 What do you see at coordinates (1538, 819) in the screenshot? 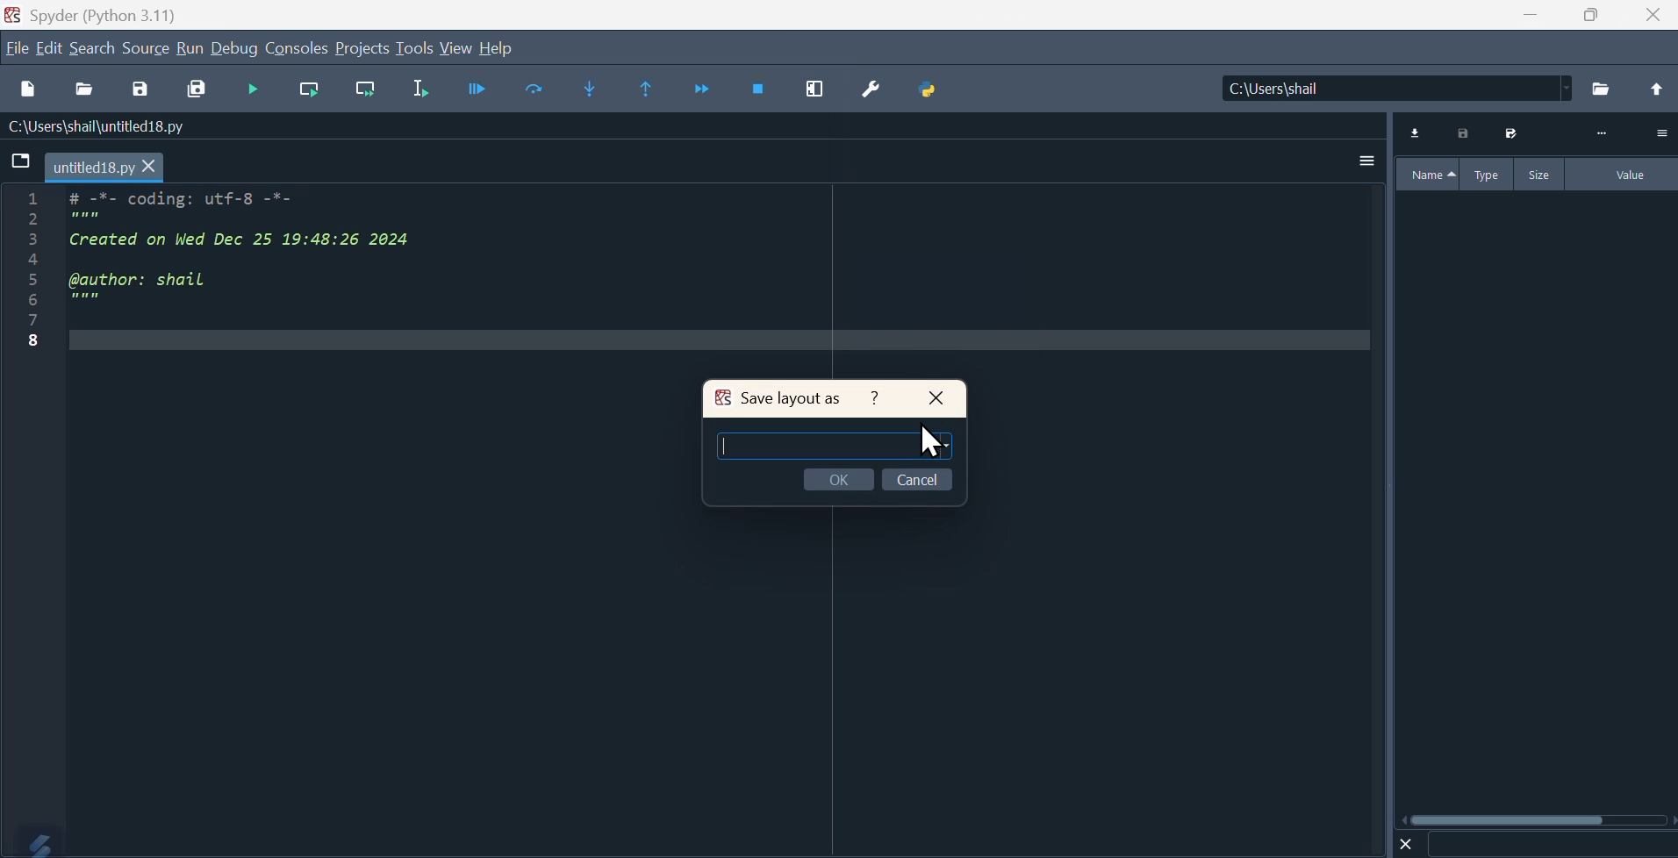
I see `Horizontal scroll bar` at bounding box center [1538, 819].